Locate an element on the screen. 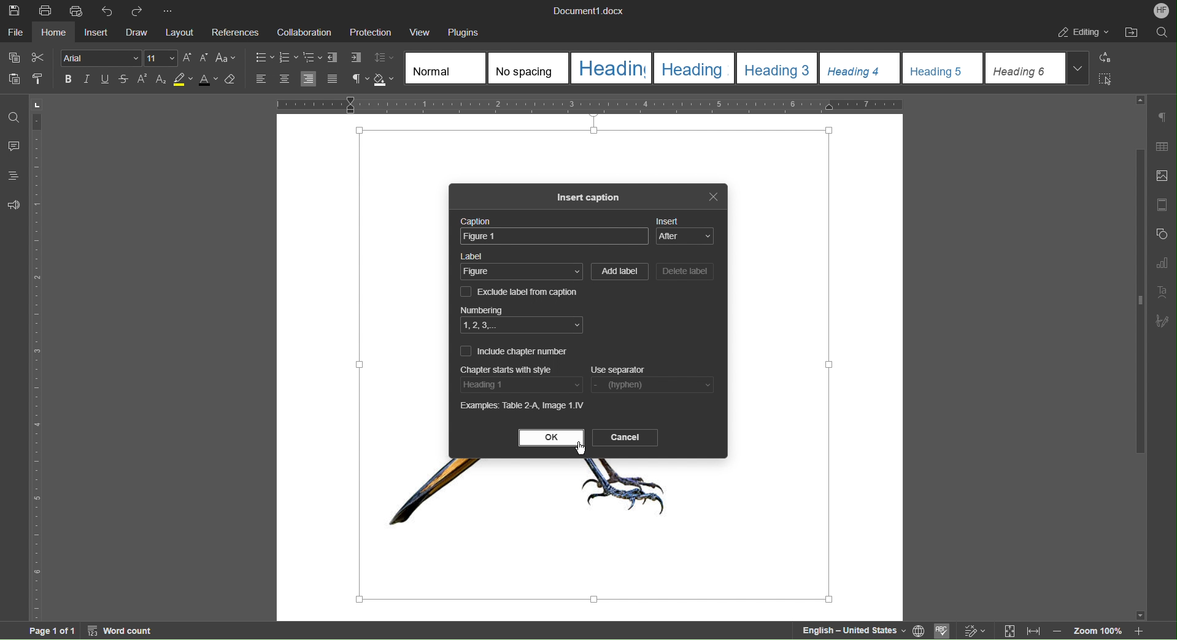 This screenshot has height=640, width=1177. Save is located at coordinates (14, 10).